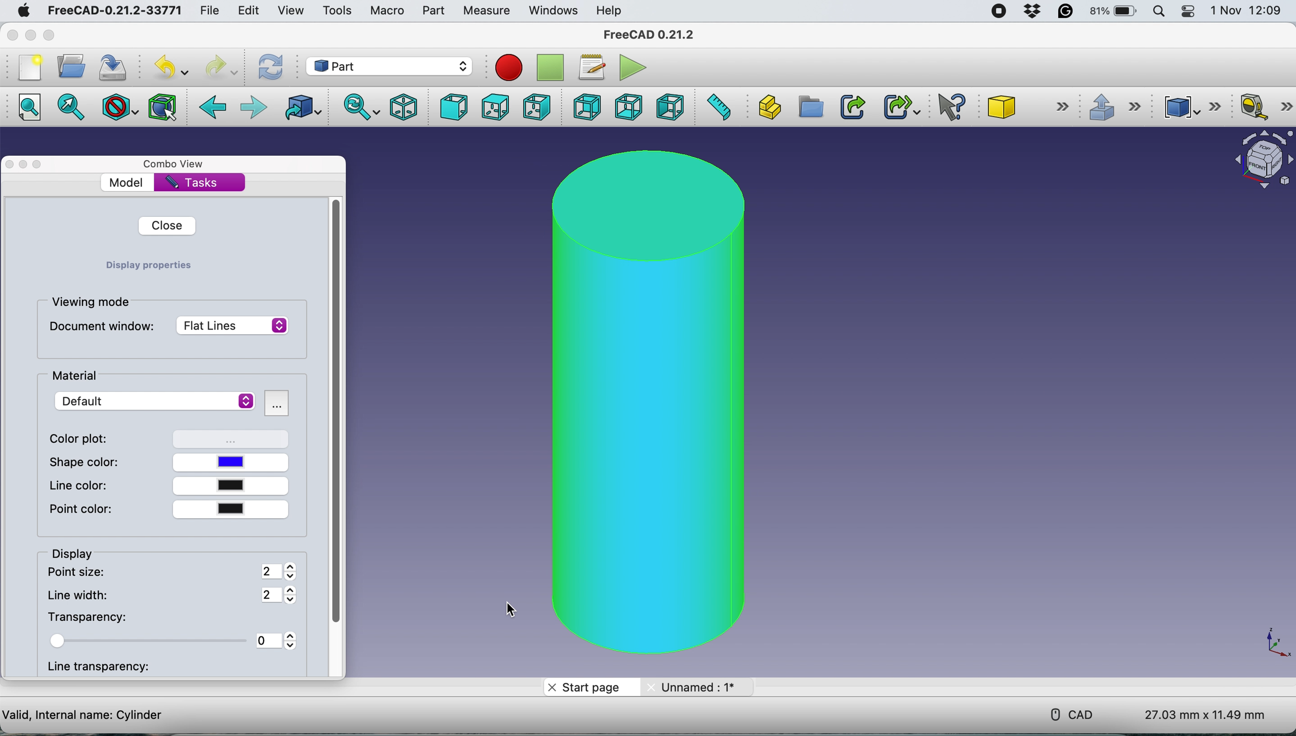  What do you see at coordinates (82, 377) in the screenshot?
I see `material` at bounding box center [82, 377].